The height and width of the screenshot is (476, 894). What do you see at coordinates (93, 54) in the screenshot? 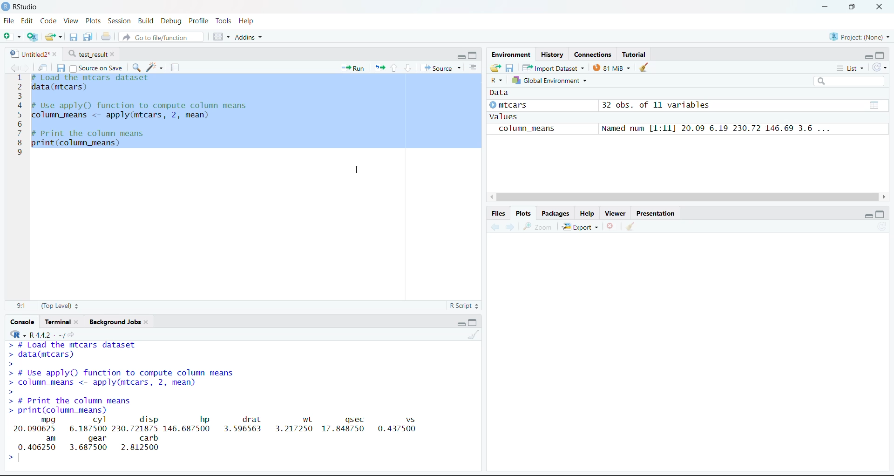
I see `test_result*` at bounding box center [93, 54].